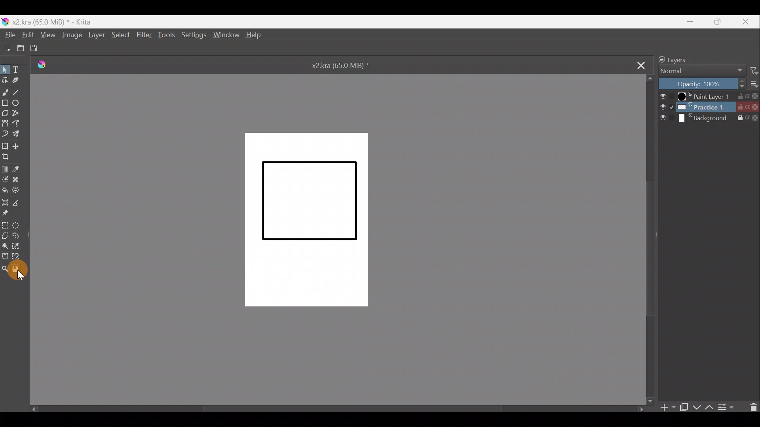 The width and height of the screenshot is (760, 427). Describe the element at coordinates (19, 134) in the screenshot. I see `Multibrush tool` at that location.